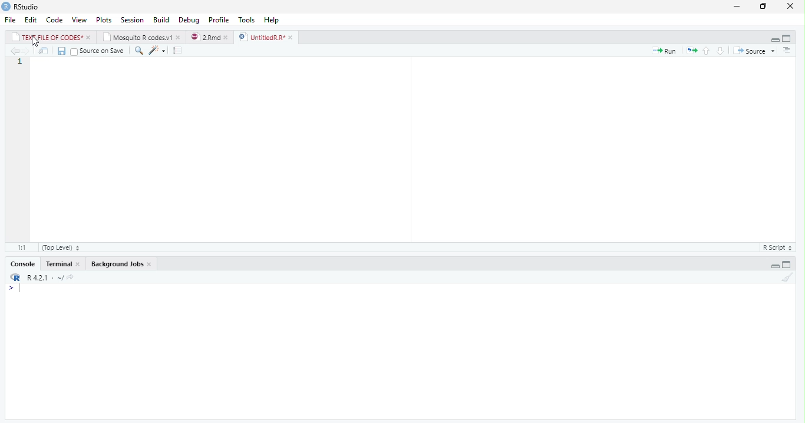 This screenshot has width=805, height=423. I want to click on Code Tools, so click(157, 51).